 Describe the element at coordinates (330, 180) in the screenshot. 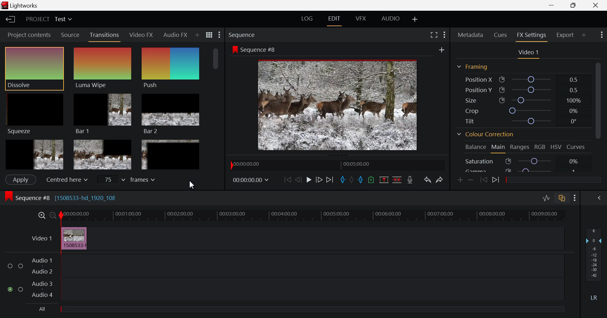

I see `To End` at that location.